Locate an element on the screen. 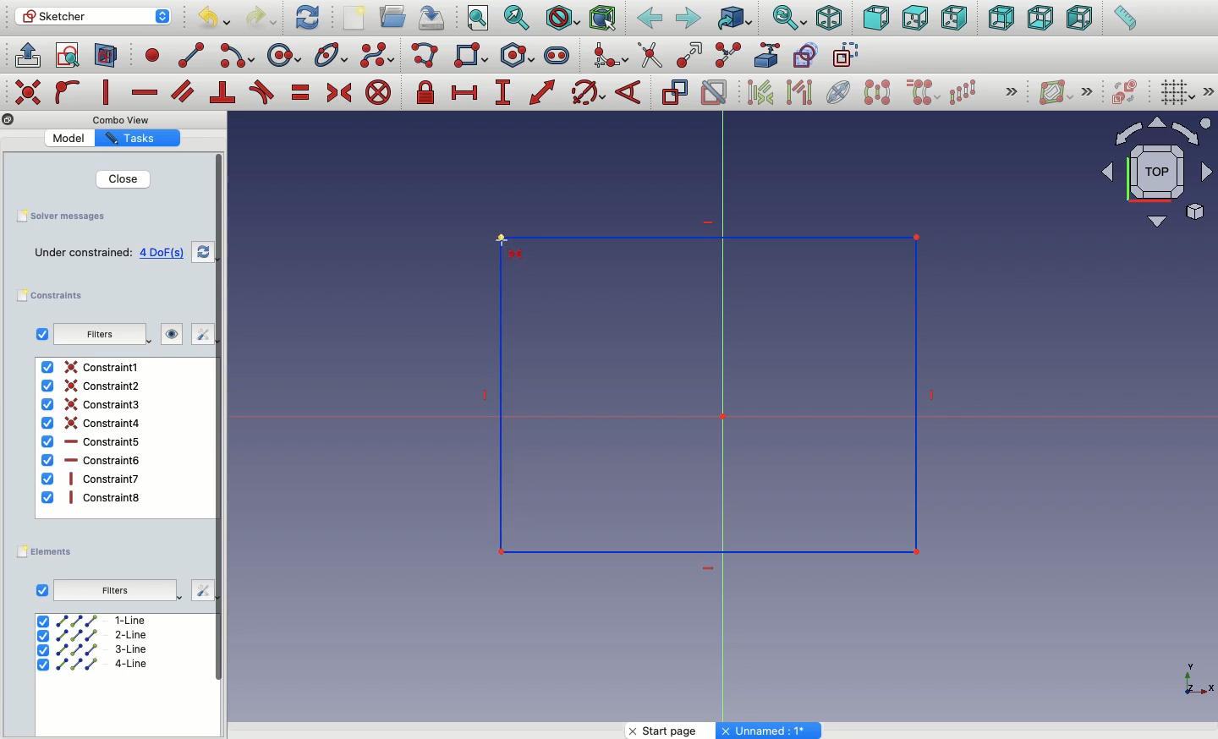 This screenshot has height=739, width=1218. Left is located at coordinates (1078, 19).